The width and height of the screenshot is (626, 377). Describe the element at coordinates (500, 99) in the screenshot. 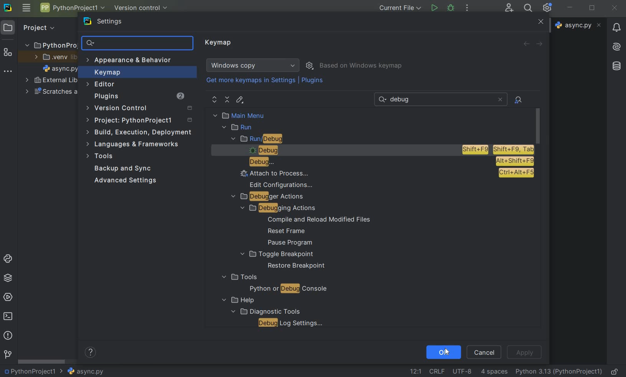

I see `close` at that location.